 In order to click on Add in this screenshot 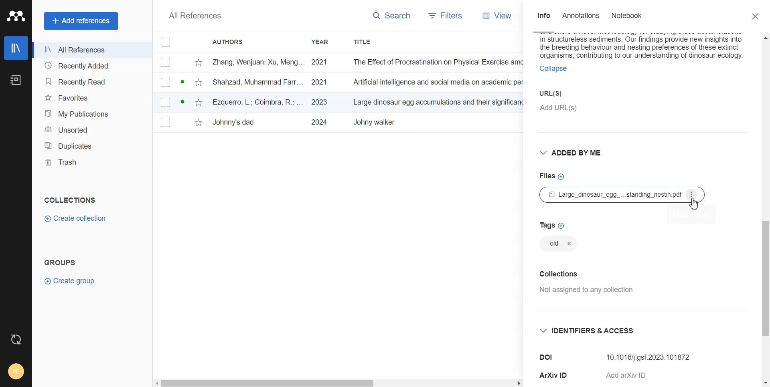, I will do `click(634, 374)`.